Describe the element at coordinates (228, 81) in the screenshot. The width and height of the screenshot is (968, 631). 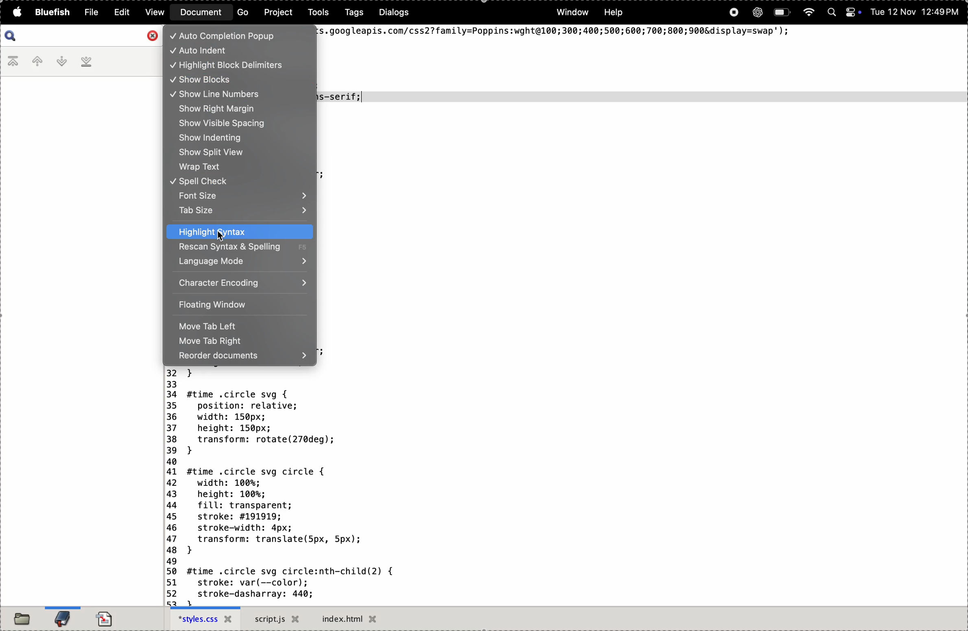
I see `Show blocks` at that location.